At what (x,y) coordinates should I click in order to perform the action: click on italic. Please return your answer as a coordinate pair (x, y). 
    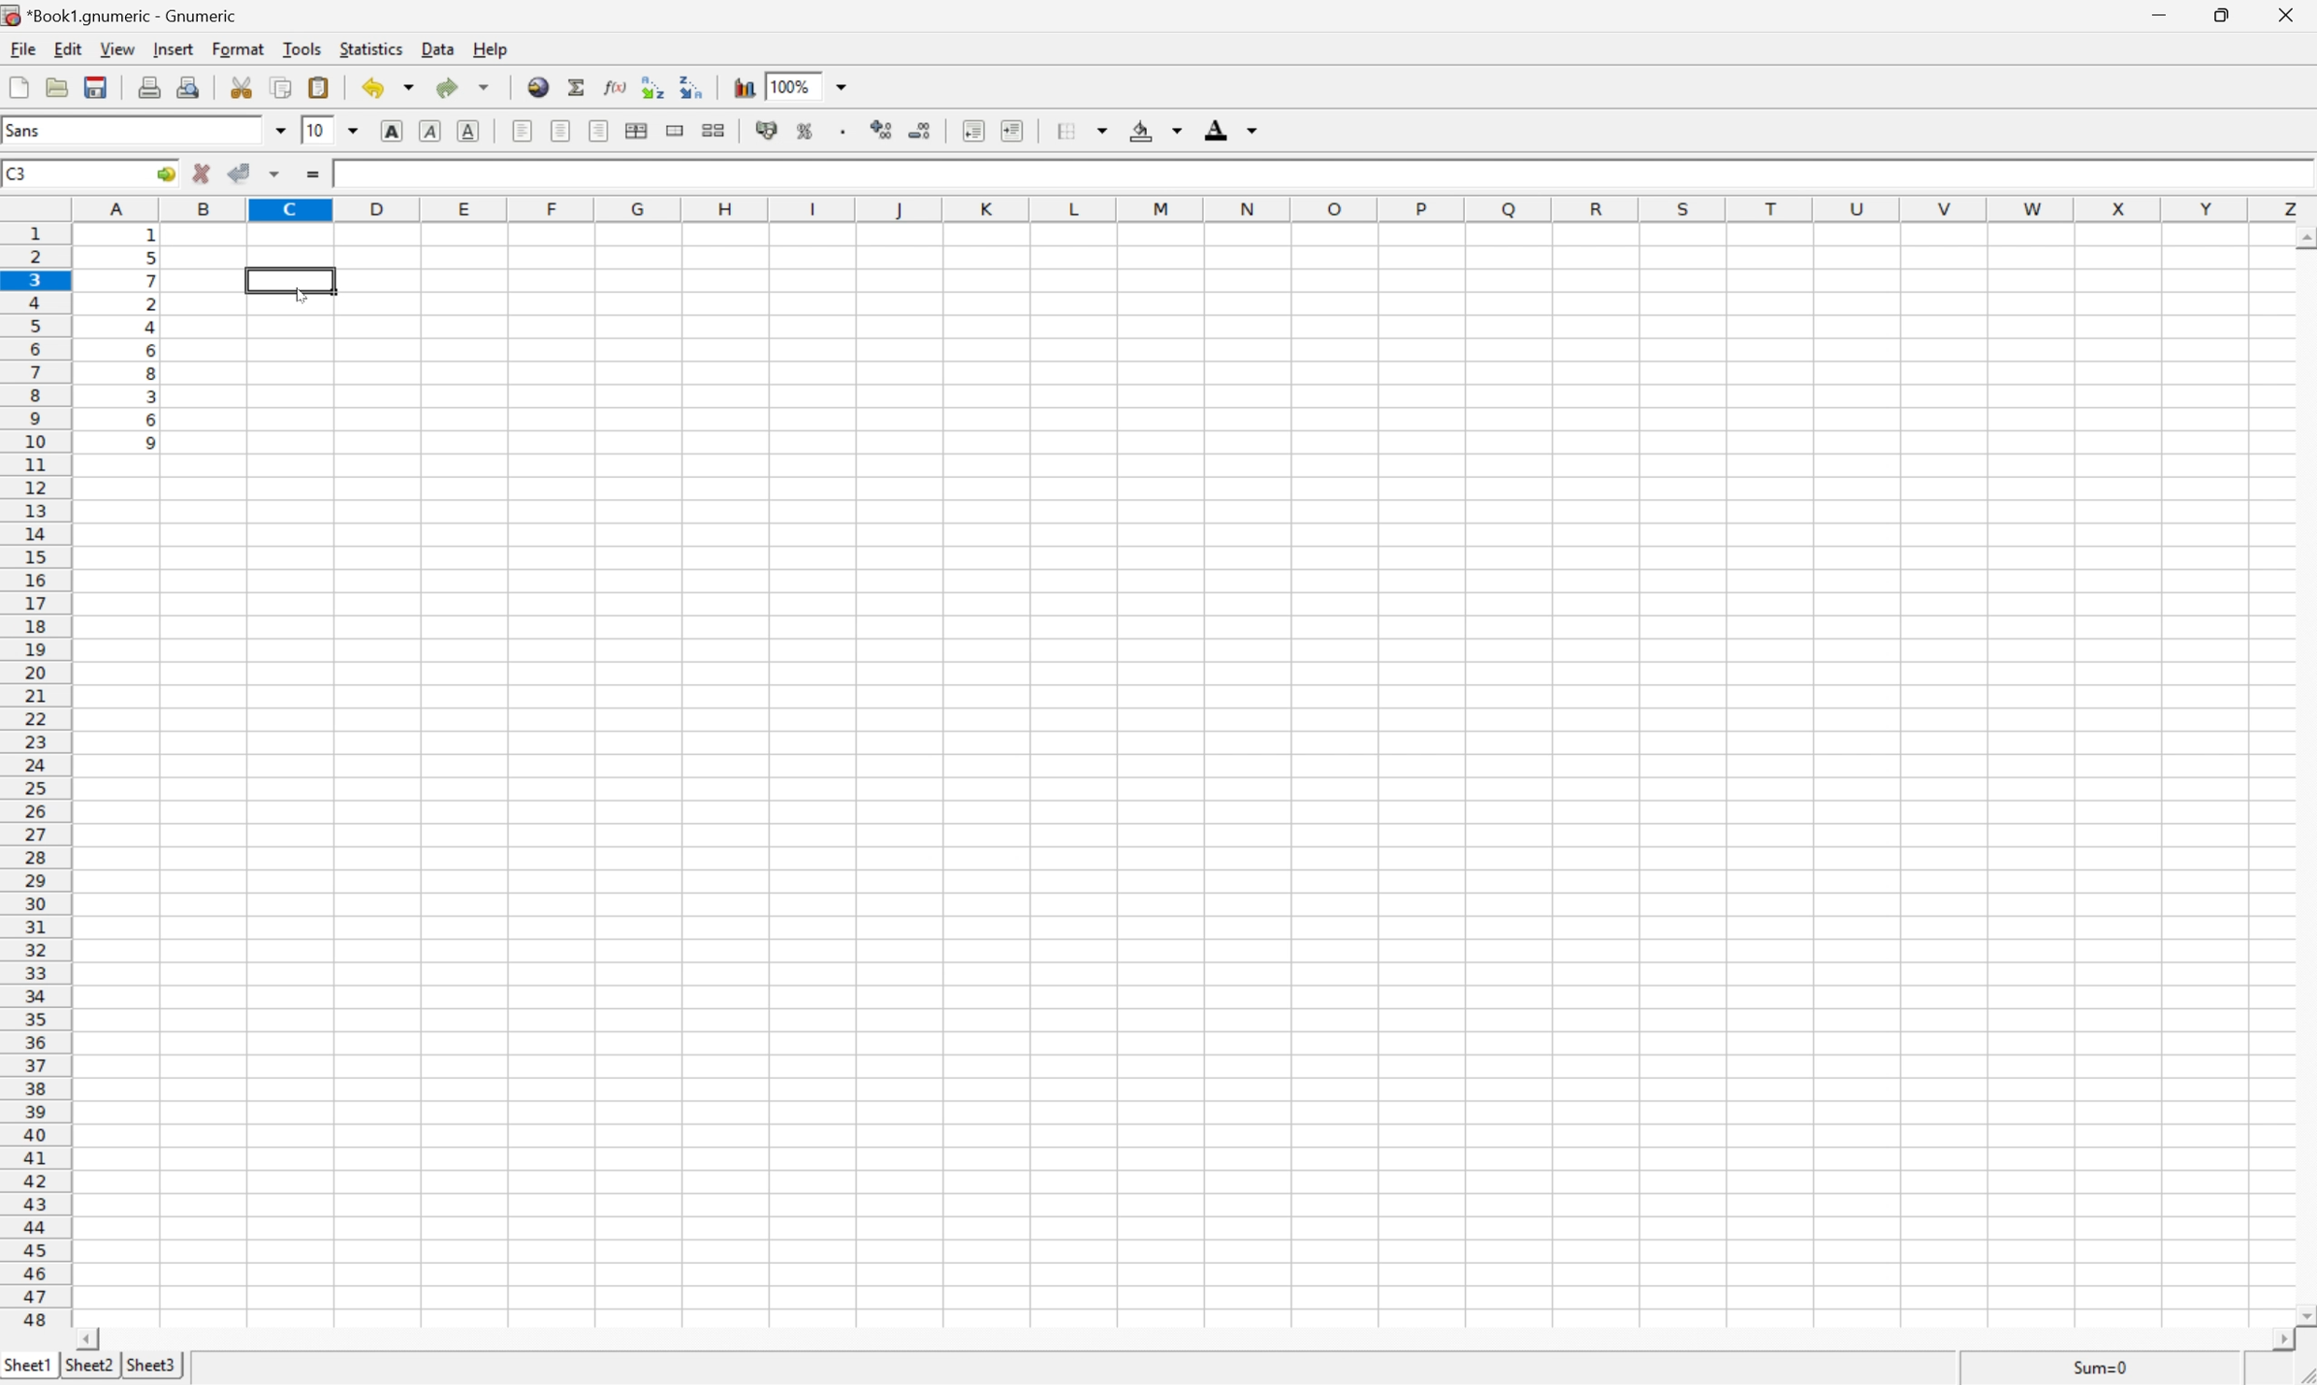
    Looking at the image, I should click on (429, 131).